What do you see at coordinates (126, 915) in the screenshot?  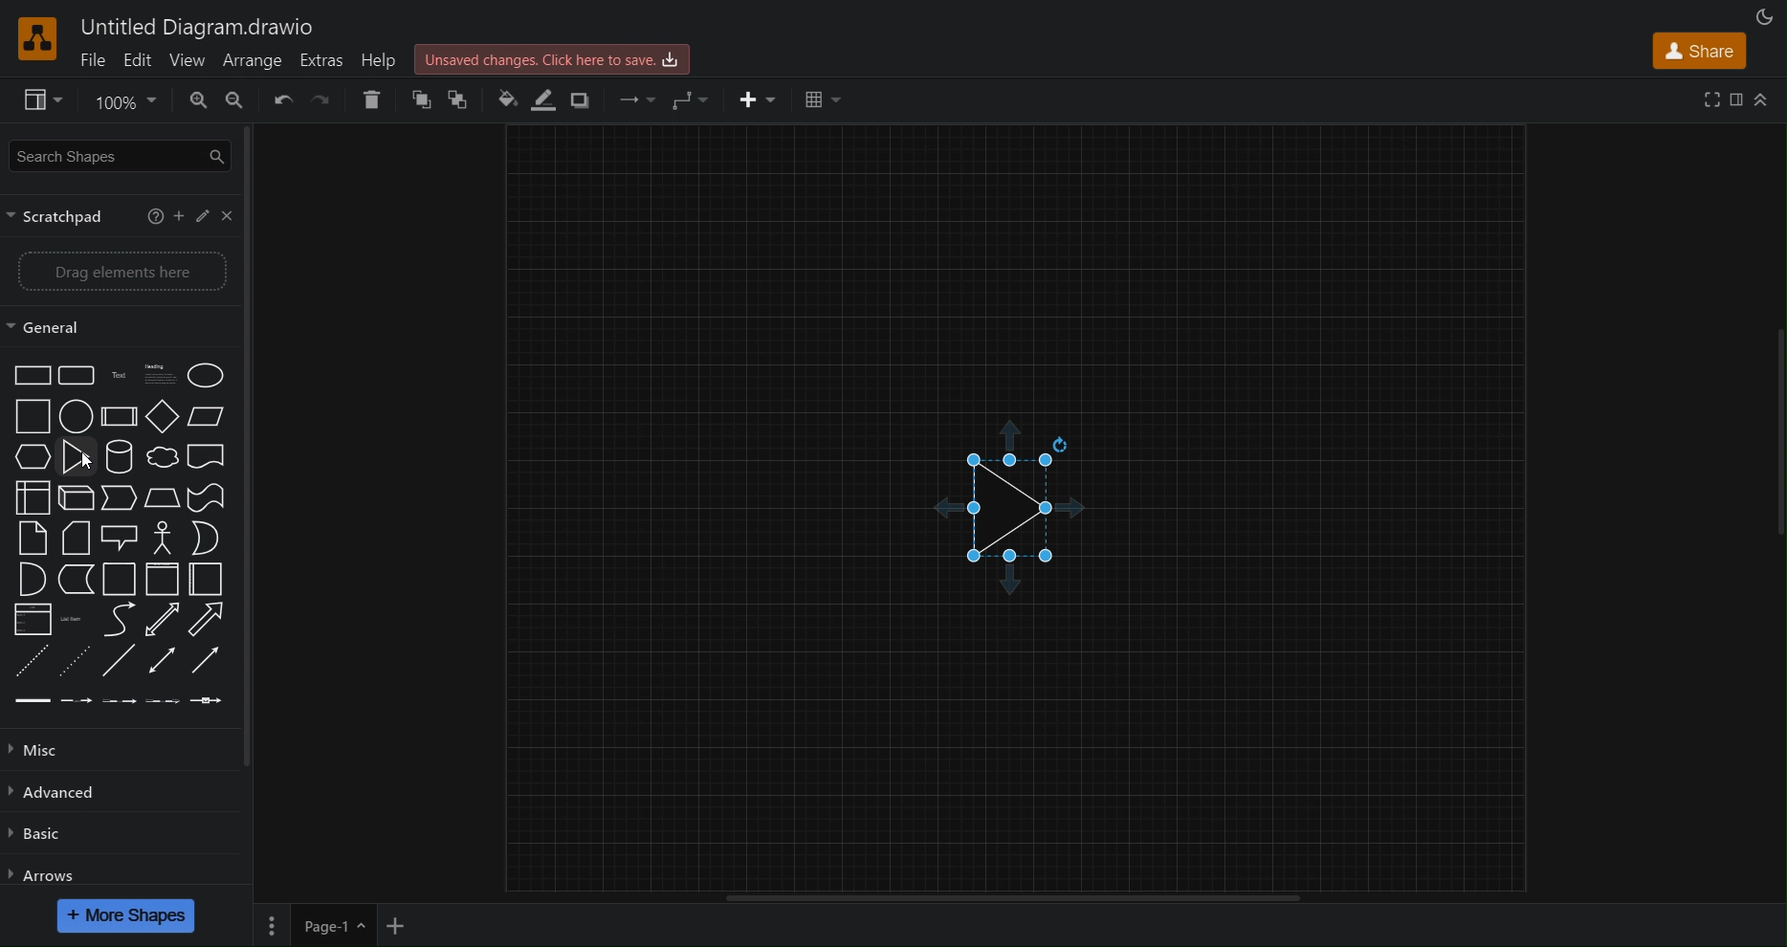 I see `More Shapes` at bounding box center [126, 915].